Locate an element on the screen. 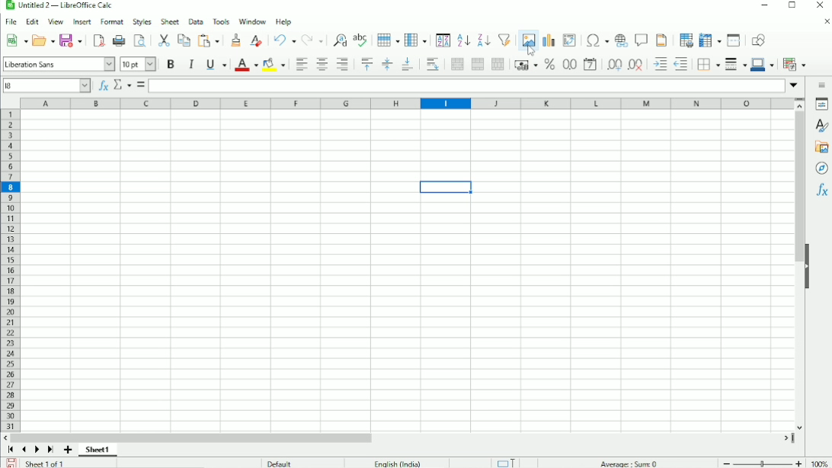 The height and width of the screenshot is (468, 832). Autofilter is located at coordinates (504, 39).